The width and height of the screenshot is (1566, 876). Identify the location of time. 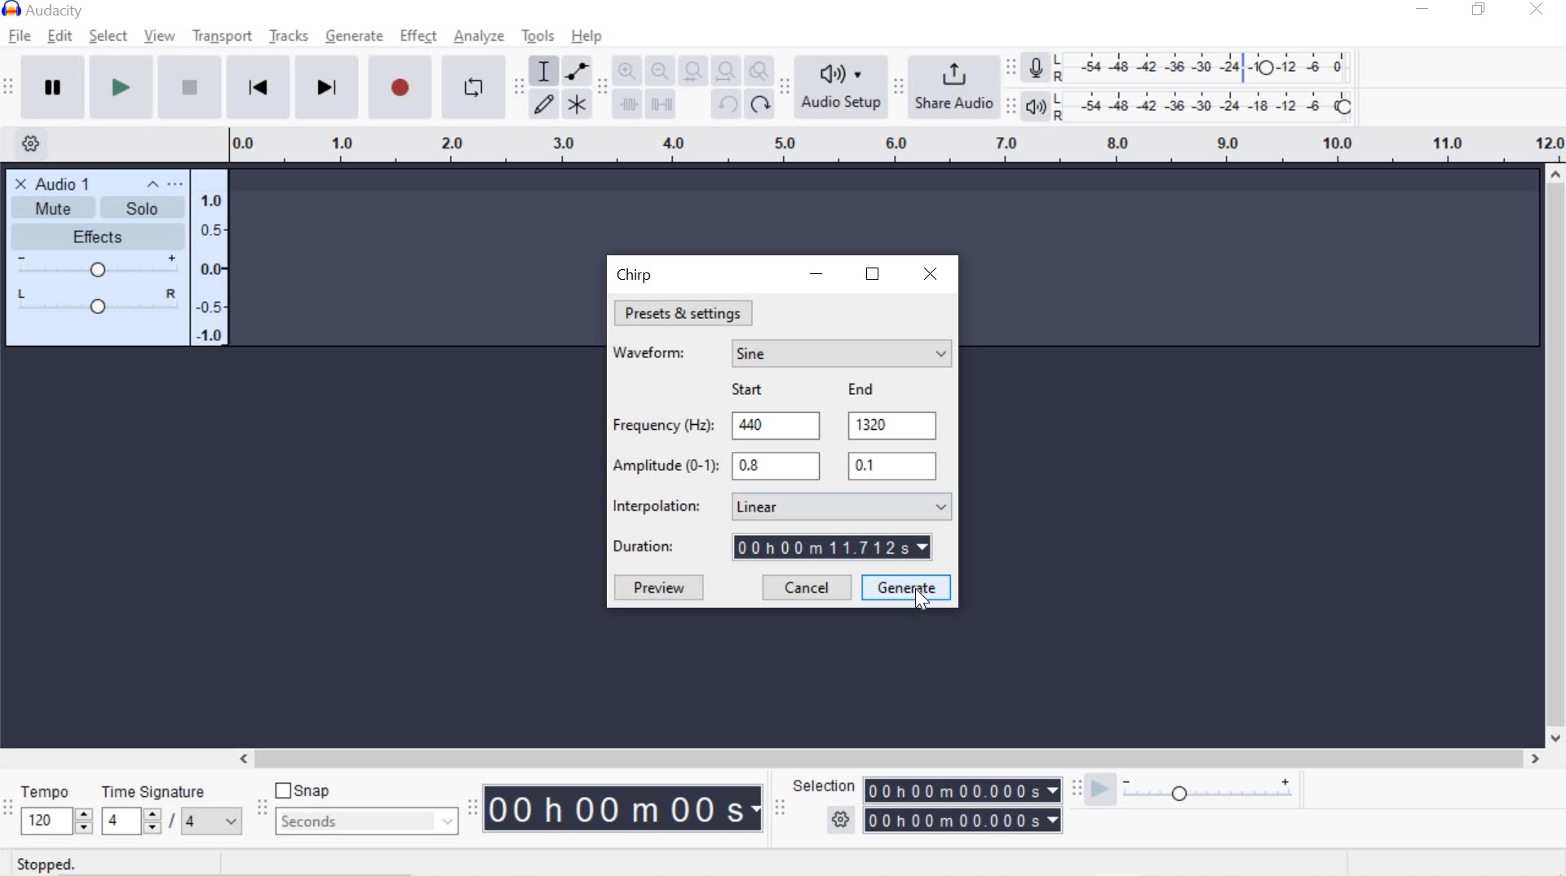
(625, 808).